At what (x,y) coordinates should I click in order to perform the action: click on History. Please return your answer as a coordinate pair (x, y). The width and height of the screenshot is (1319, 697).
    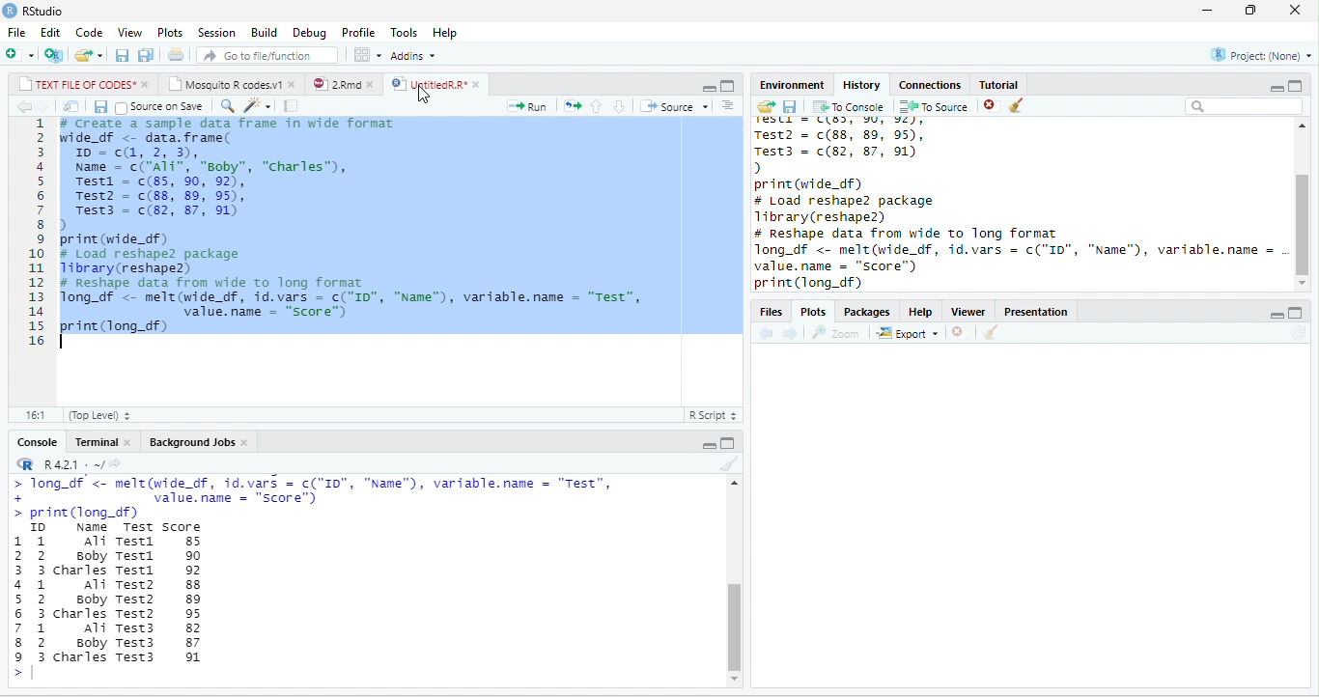
    Looking at the image, I should click on (861, 85).